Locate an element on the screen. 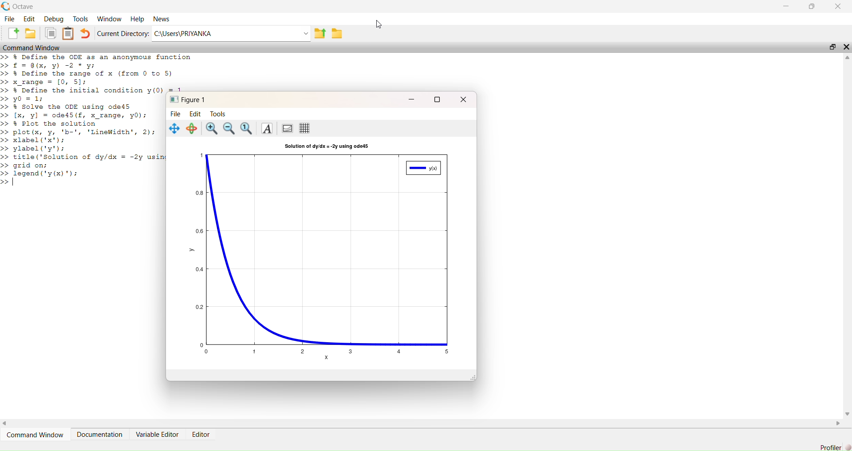  horizontal scroll bar is located at coordinates (422, 423).